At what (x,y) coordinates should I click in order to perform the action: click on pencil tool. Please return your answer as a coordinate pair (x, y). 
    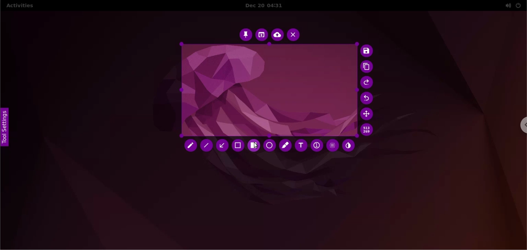
    Looking at the image, I should click on (189, 146).